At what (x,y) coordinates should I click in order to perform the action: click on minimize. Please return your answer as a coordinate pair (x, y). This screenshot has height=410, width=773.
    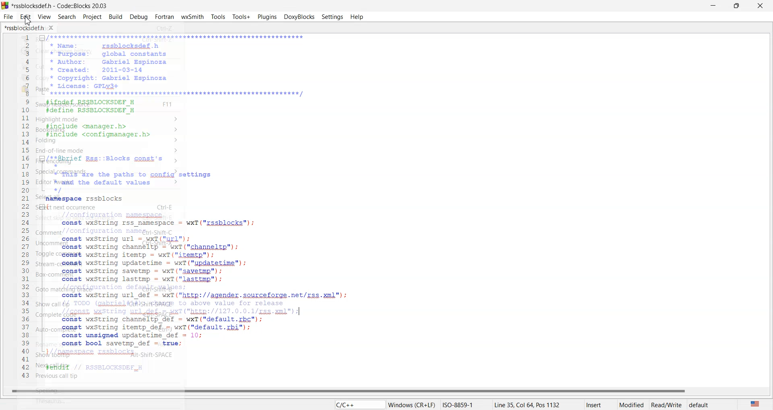
    Looking at the image, I should click on (43, 158).